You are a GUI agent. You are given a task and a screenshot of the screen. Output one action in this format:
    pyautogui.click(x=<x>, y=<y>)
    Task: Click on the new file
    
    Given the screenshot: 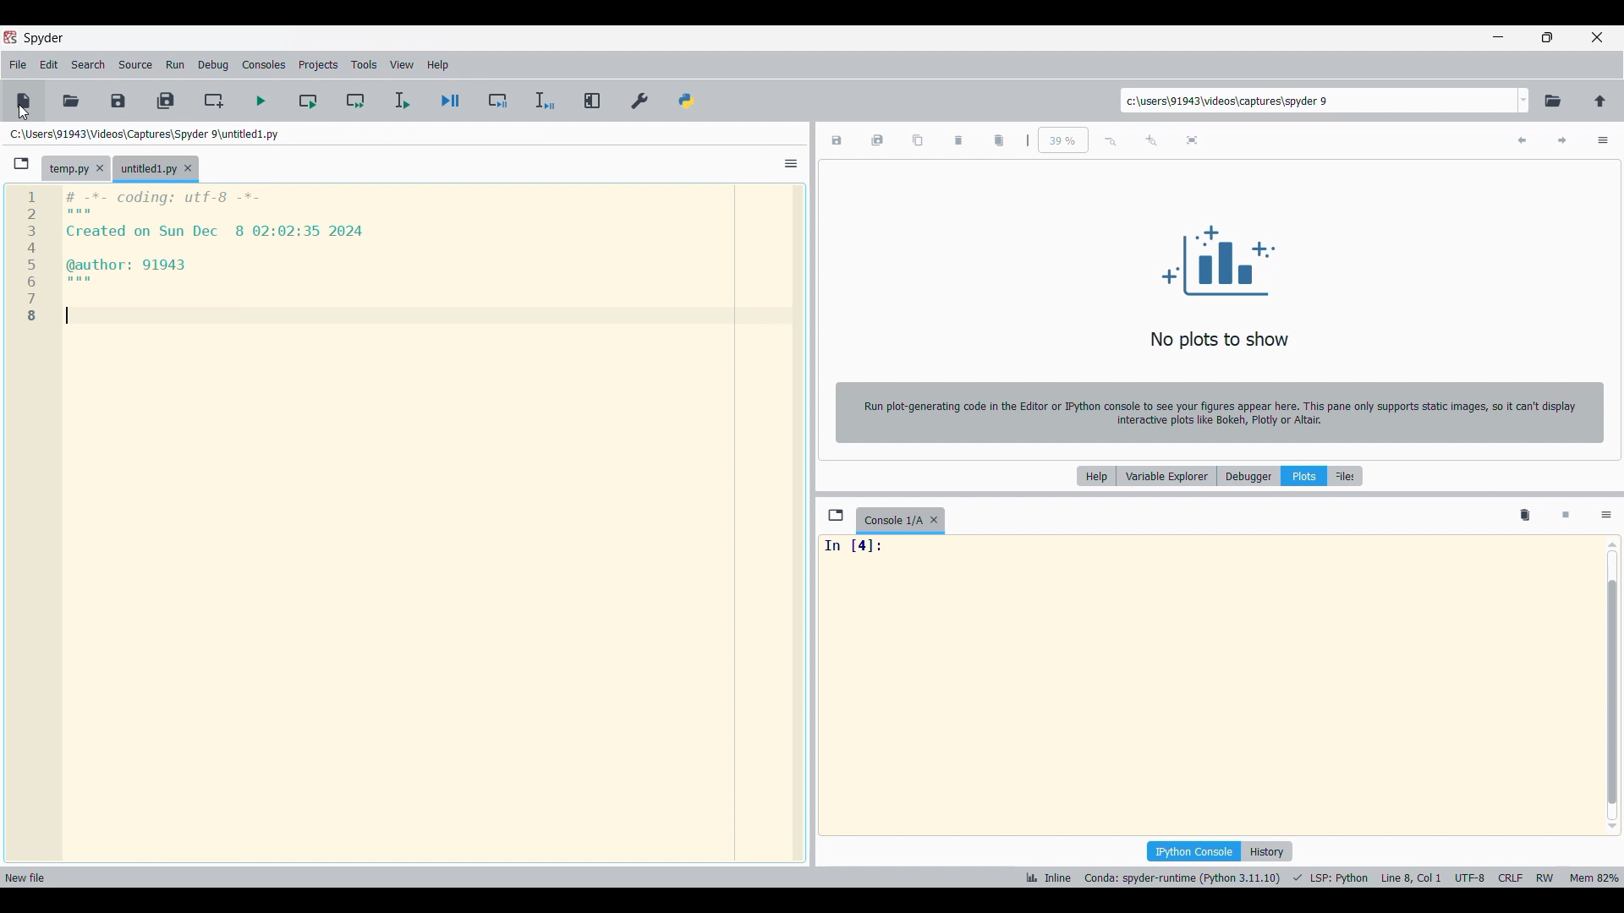 What is the action you would take?
    pyautogui.click(x=31, y=877)
    